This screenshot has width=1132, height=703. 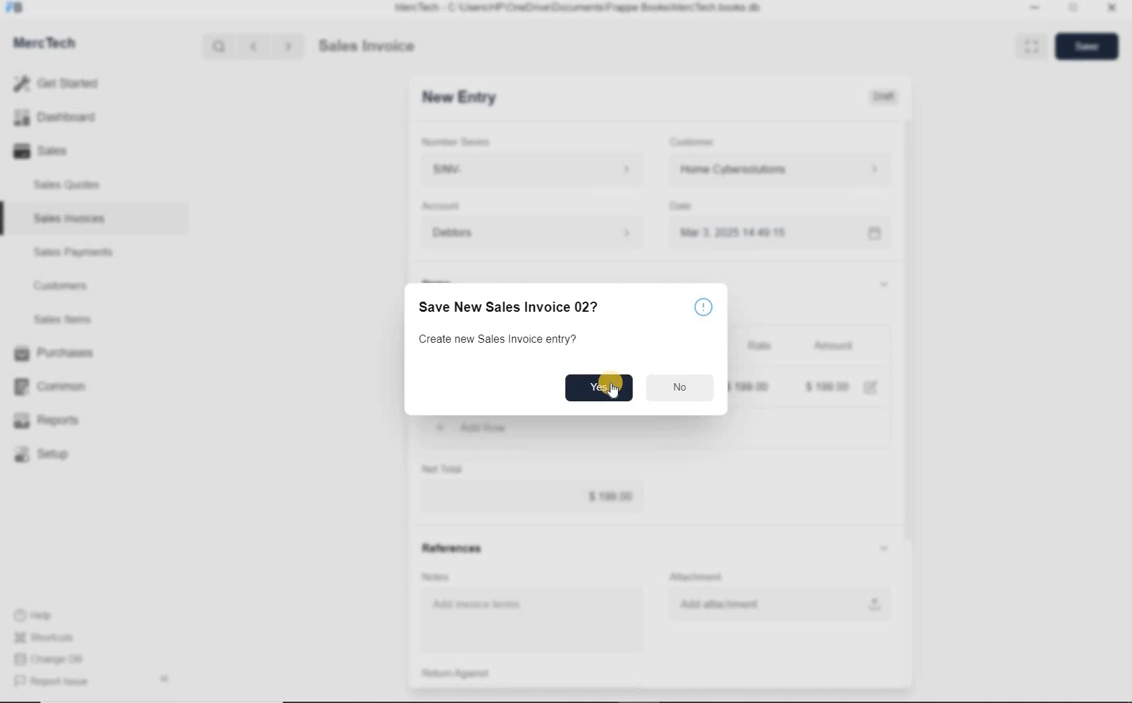 I want to click on hide sub menu, so click(x=884, y=549).